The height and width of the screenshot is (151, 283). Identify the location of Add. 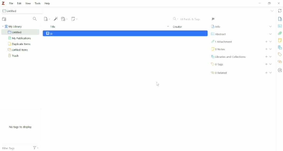
(266, 42).